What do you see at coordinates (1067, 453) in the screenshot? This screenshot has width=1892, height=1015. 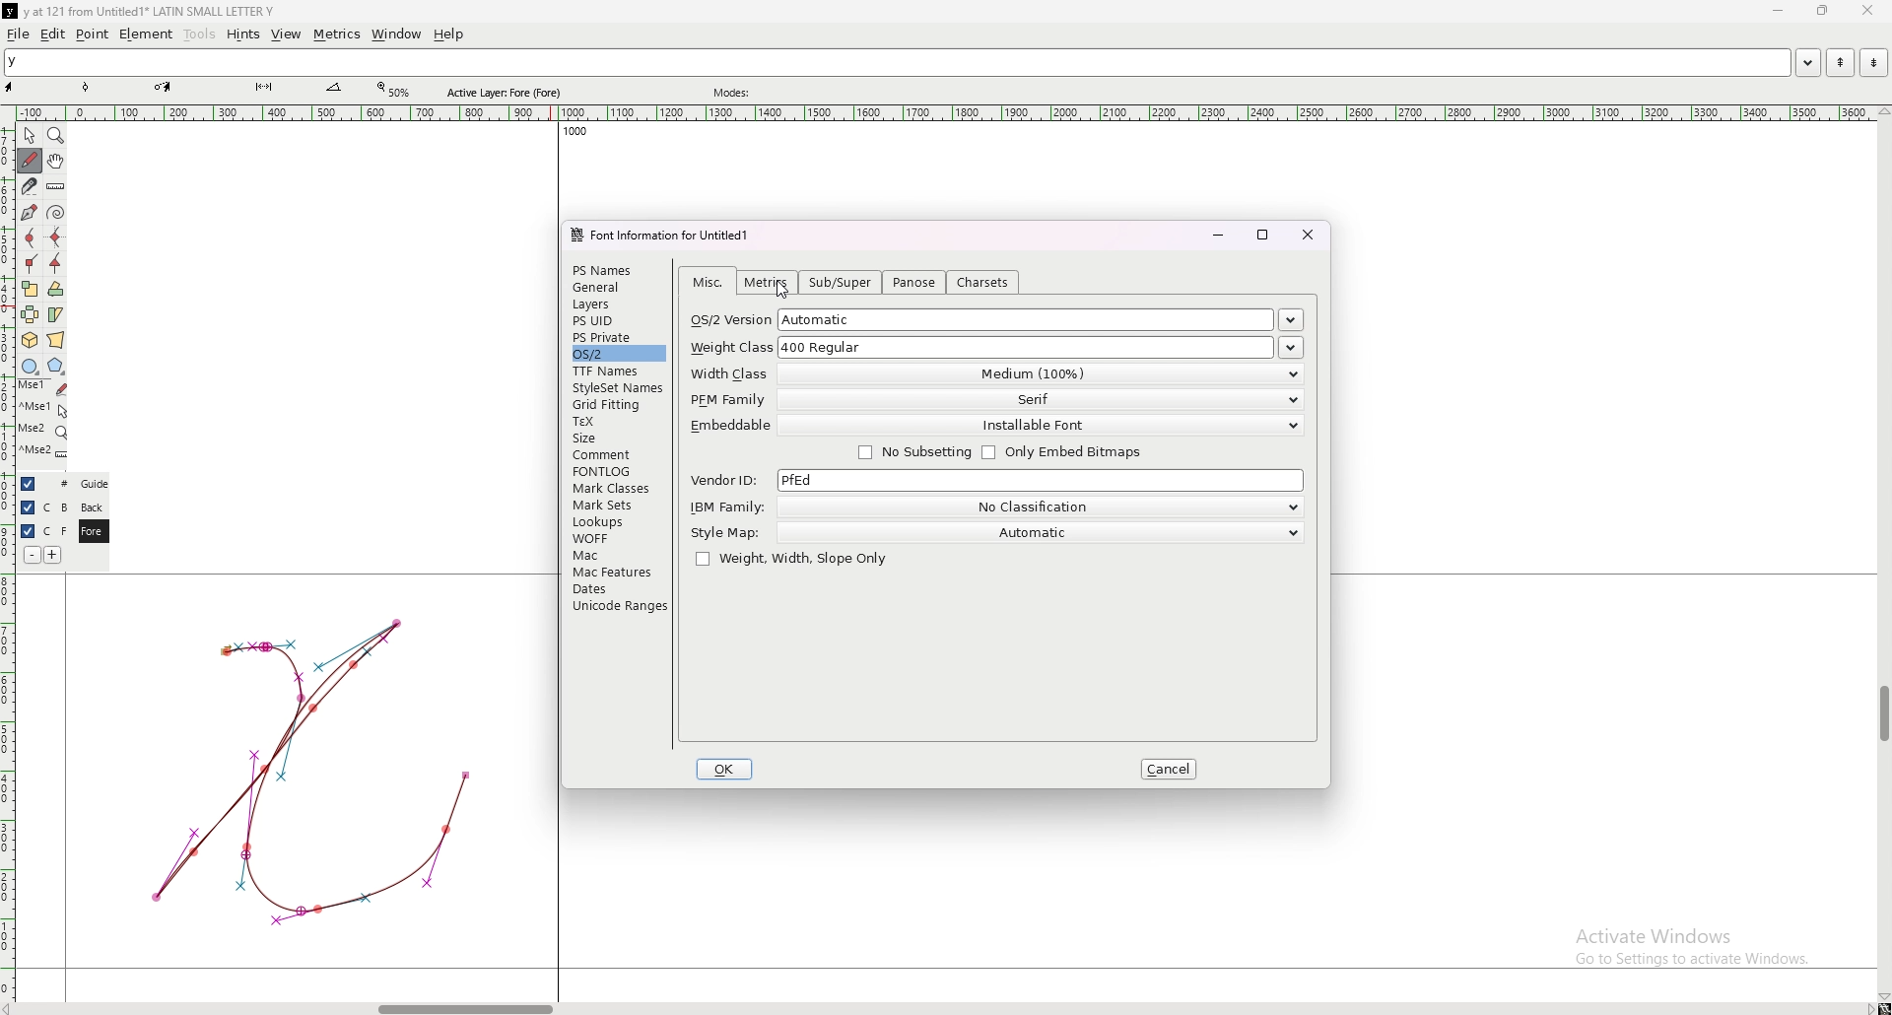 I see `only embed bitmaps` at bounding box center [1067, 453].